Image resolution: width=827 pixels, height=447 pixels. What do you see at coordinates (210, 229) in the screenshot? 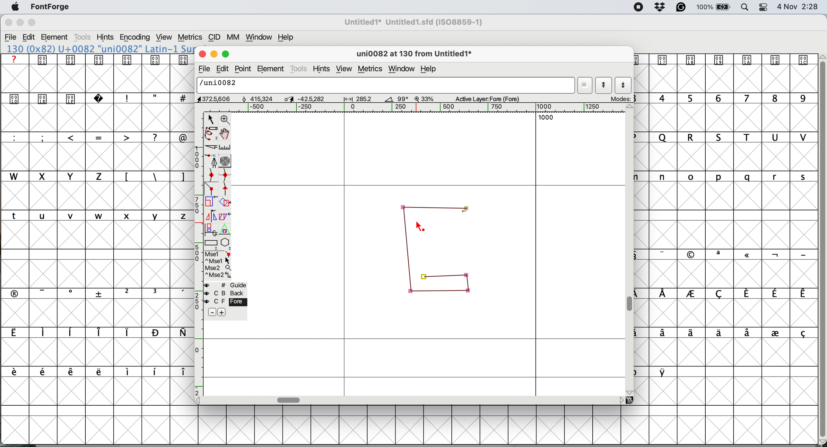
I see `rotate the selection in 3d and project back to plane` at bounding box center [210, 229].